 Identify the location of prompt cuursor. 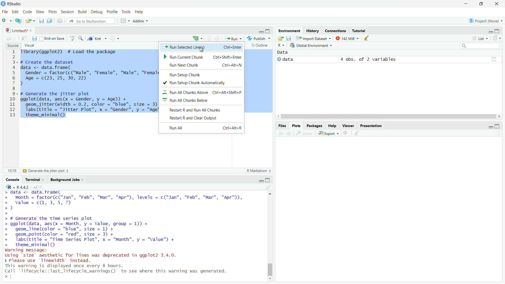
(5, 214).